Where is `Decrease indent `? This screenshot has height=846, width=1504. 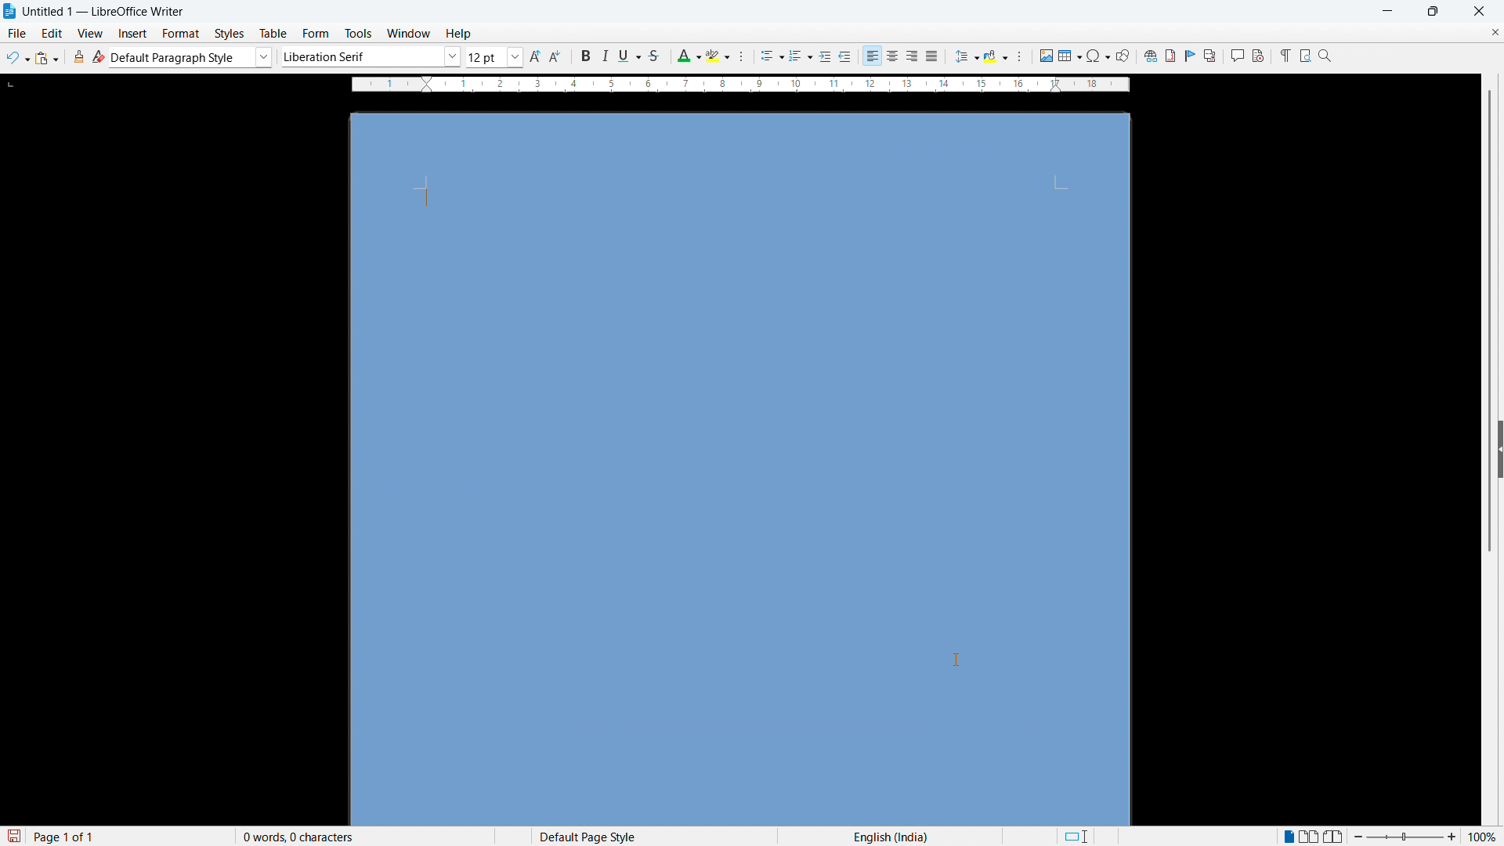
Decrease indent  is located at coordinates (846, 56).